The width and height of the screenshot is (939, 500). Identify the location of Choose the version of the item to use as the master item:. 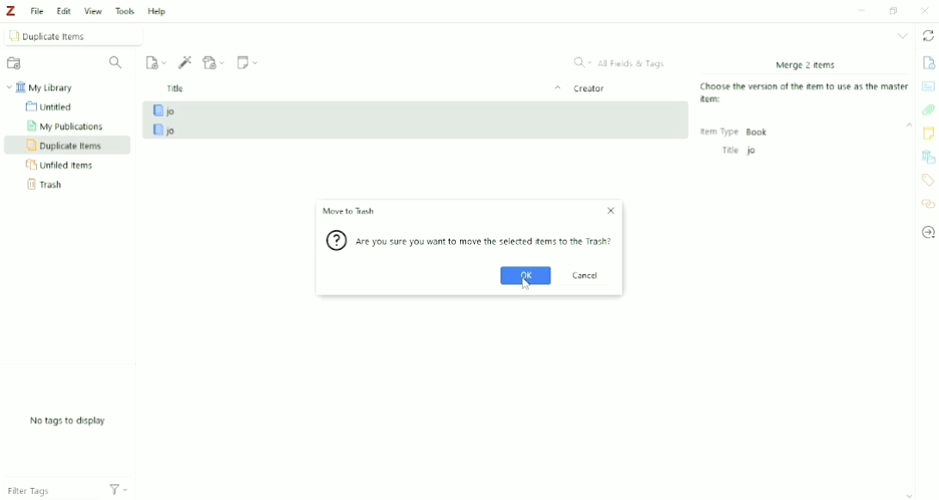
(807, 94).